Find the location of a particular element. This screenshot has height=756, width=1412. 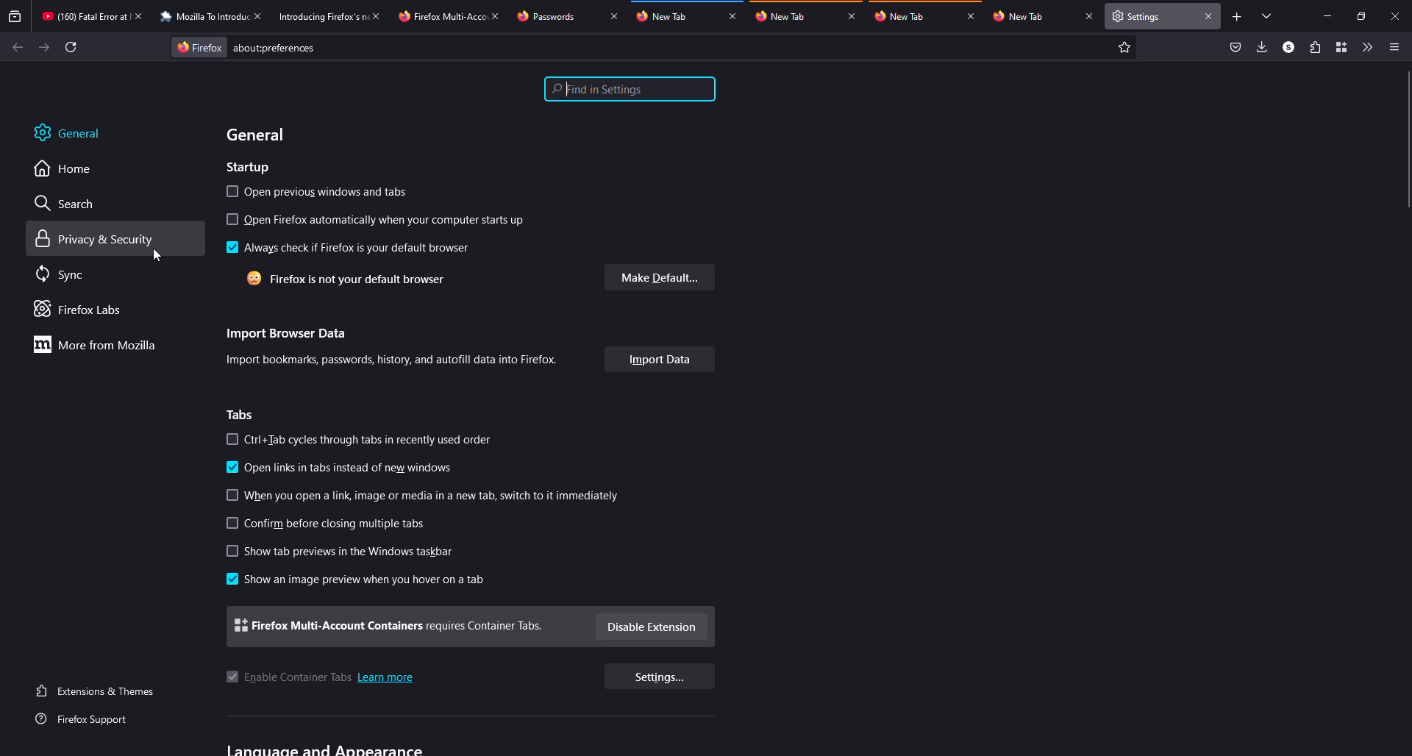

show tab previews in the windows taskbar is located at coordinates (355, 552).